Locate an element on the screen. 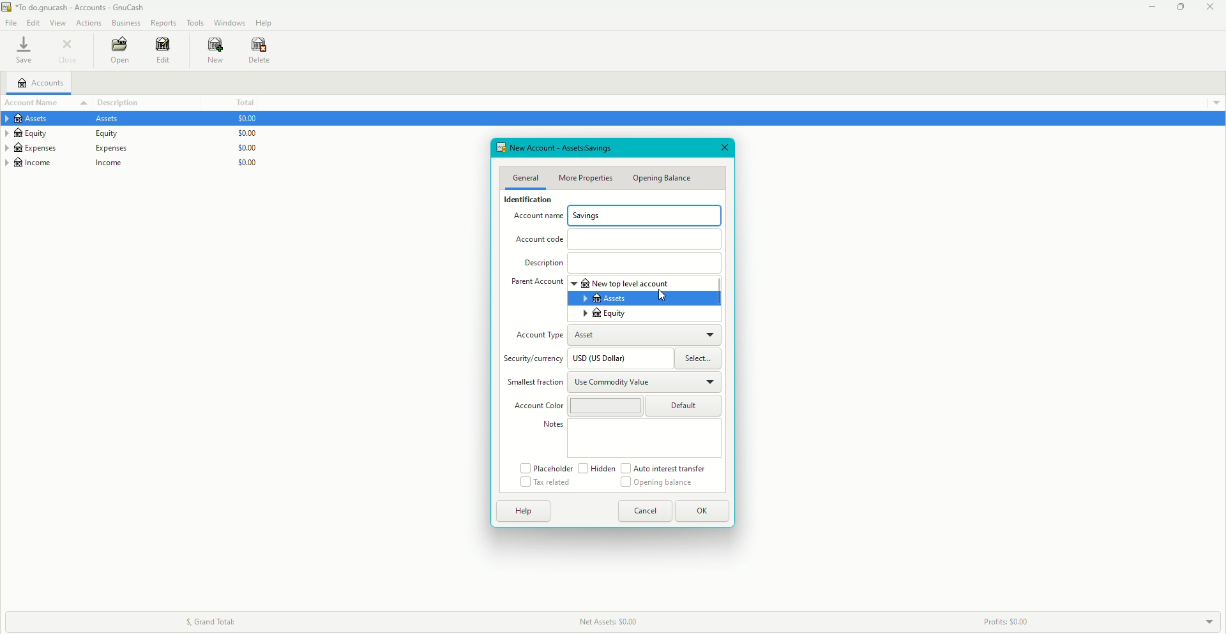 The image size is (1226, 634). Opening Balance is located at coordinates (655, 483).